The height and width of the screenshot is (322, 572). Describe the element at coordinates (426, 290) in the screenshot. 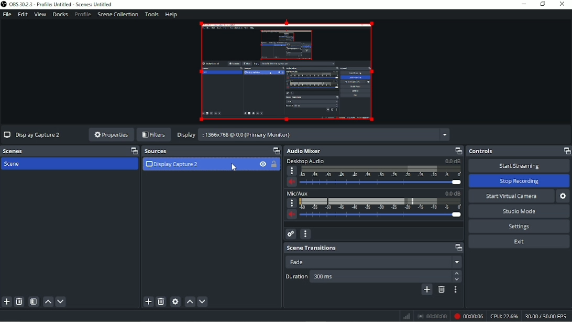

I see `Add configurable transition` at that location.